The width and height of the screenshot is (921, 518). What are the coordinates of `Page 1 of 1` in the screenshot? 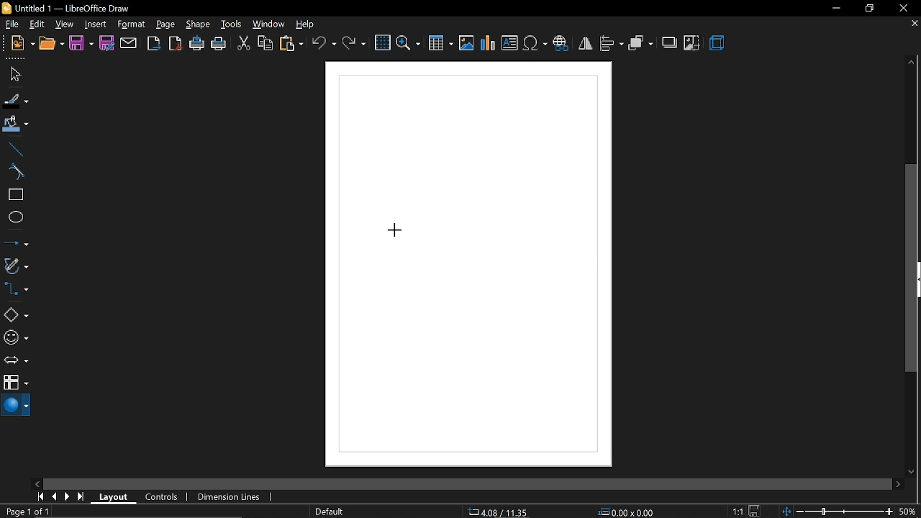 It's located at (25, 512).